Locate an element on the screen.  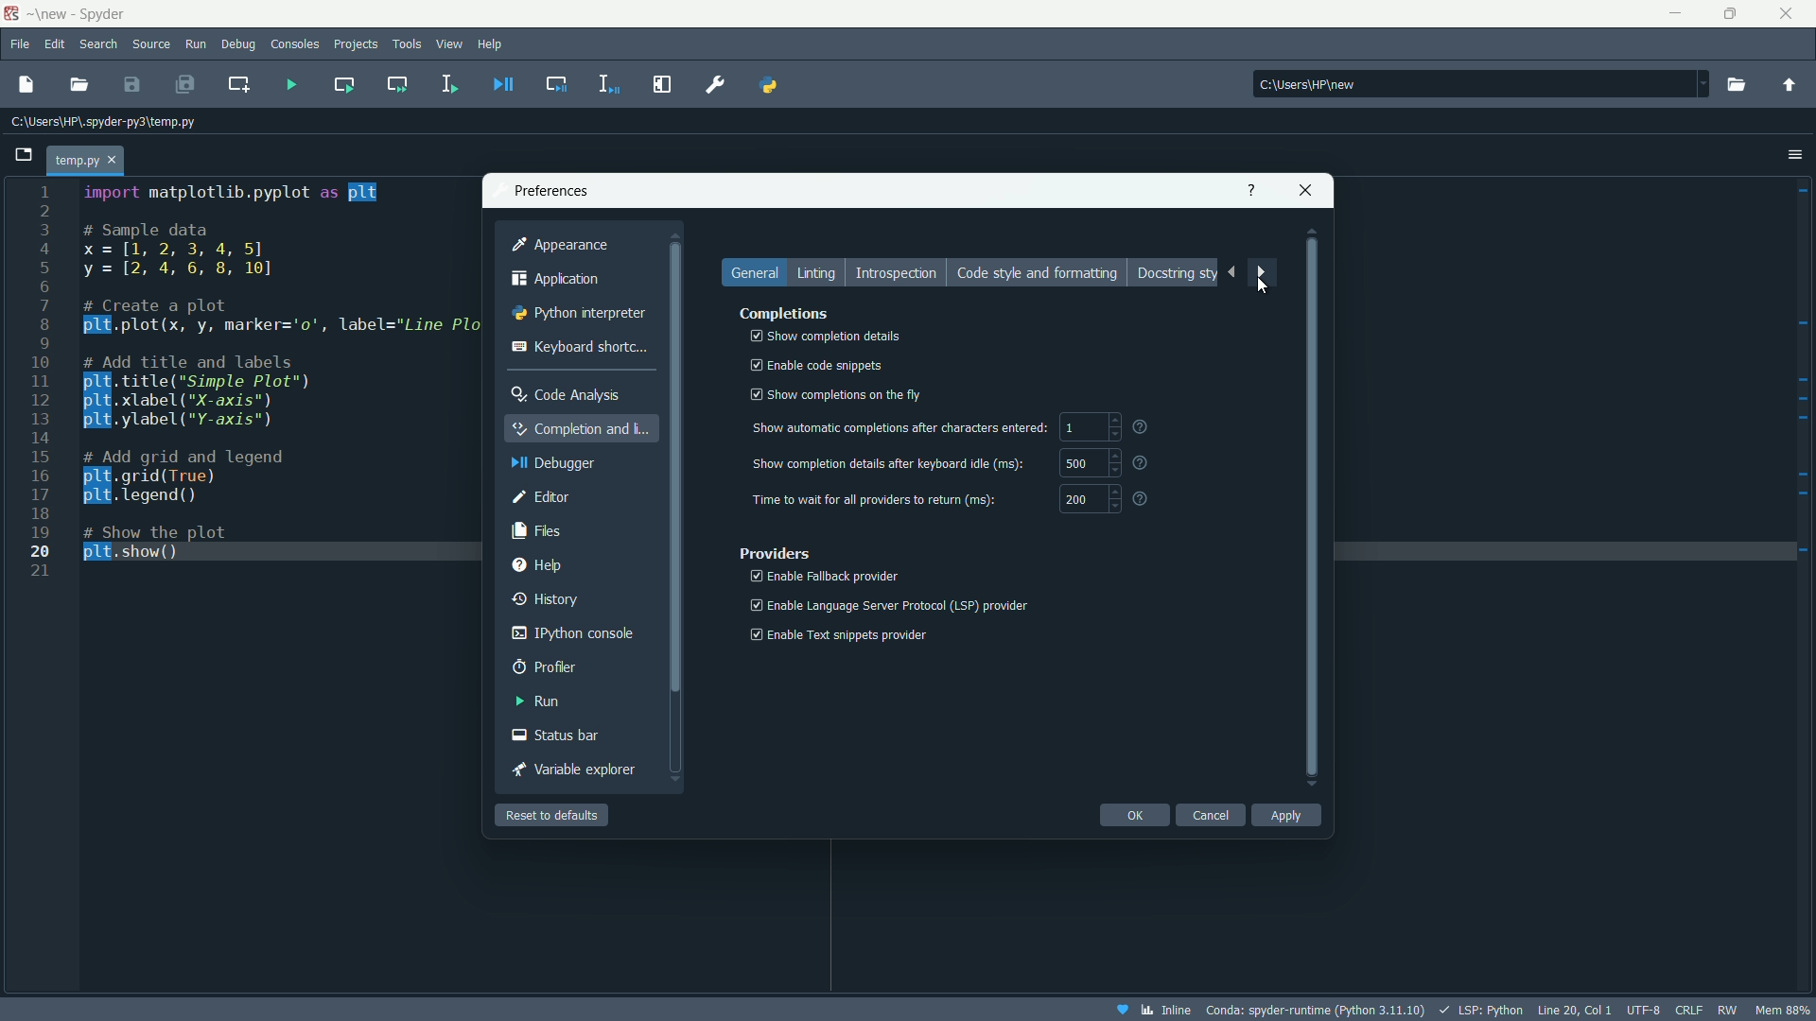
debug cell is located at coordinates (555, 82).